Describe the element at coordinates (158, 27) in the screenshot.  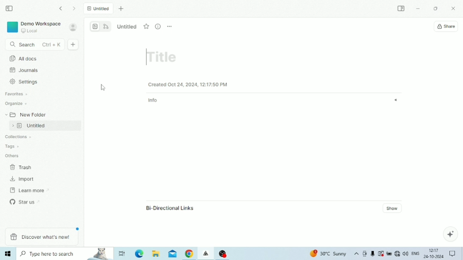
I see `View Info` at that location.